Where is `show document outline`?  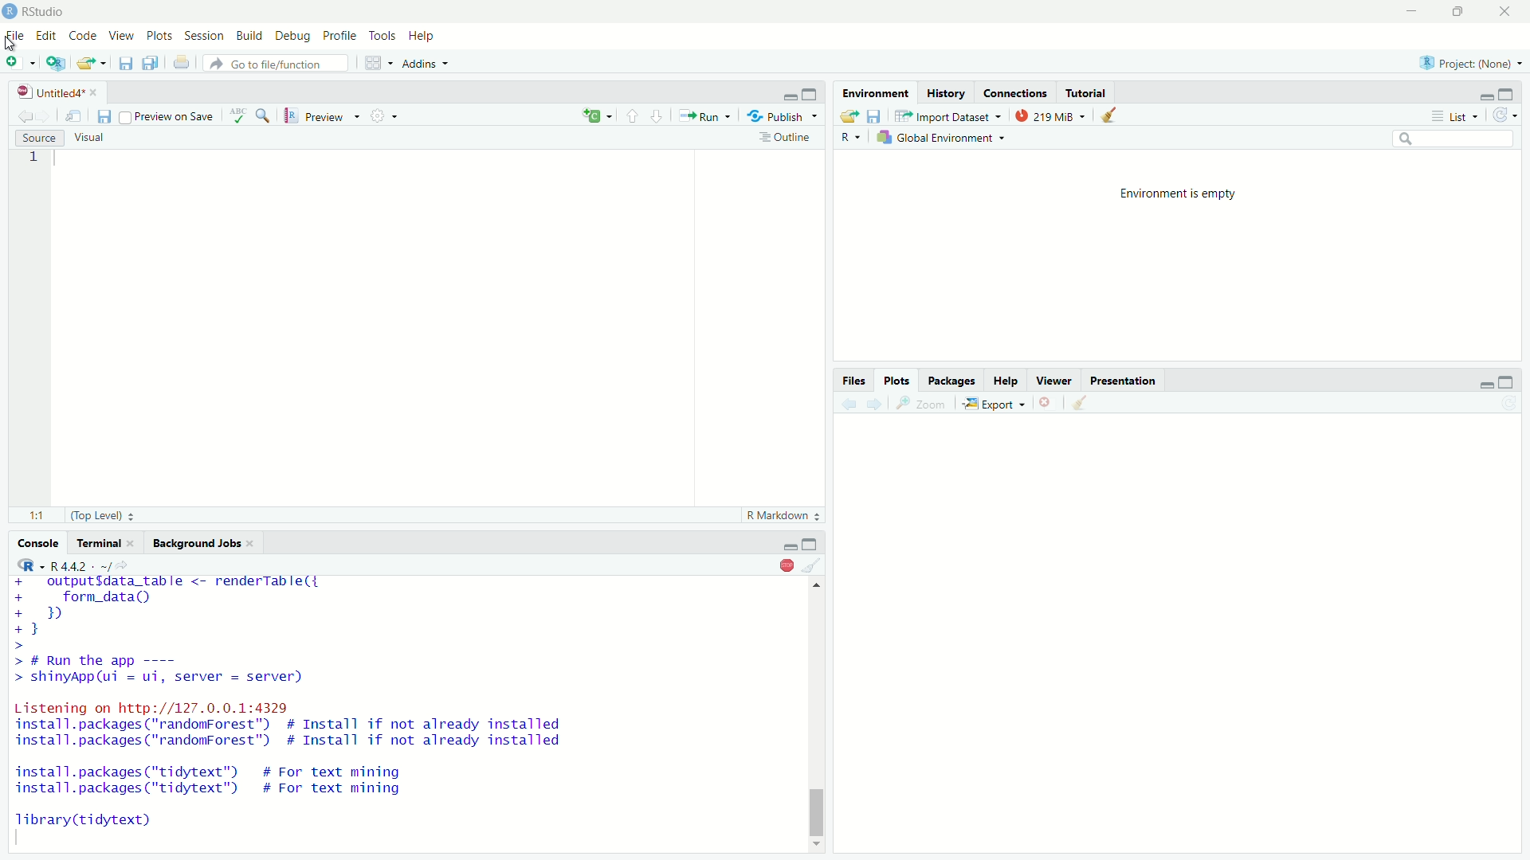
show document outline is located at coordinates (787, 139).